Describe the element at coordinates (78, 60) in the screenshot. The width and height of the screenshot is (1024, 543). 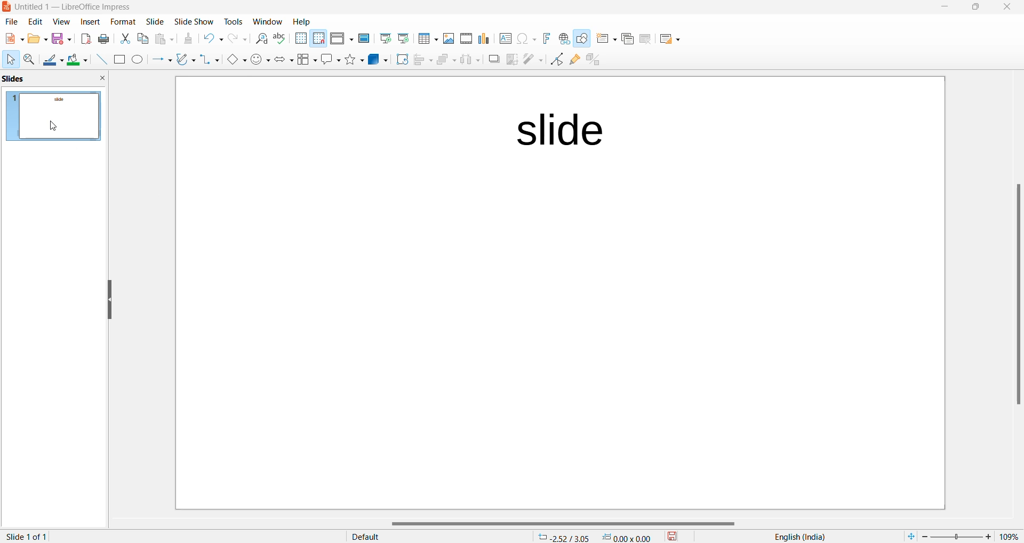
I see `fill color ` at that location.